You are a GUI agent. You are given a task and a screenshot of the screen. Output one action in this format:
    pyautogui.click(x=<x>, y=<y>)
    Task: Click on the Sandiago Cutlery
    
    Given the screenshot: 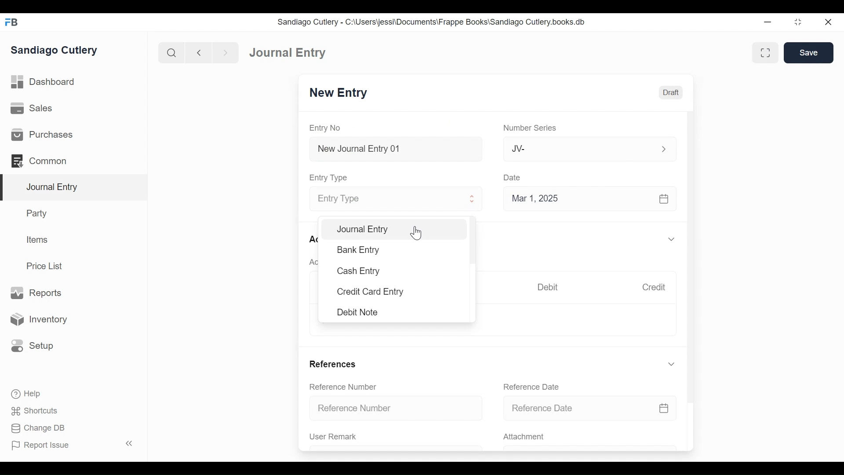 What is the action you would take?
    pyautogui.click(x=59, y=51)
    